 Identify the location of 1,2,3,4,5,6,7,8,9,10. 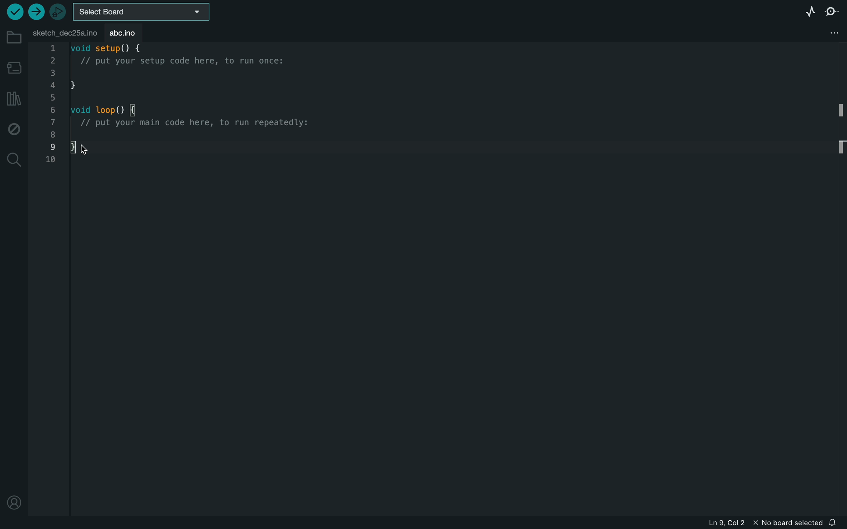
(50, 108).